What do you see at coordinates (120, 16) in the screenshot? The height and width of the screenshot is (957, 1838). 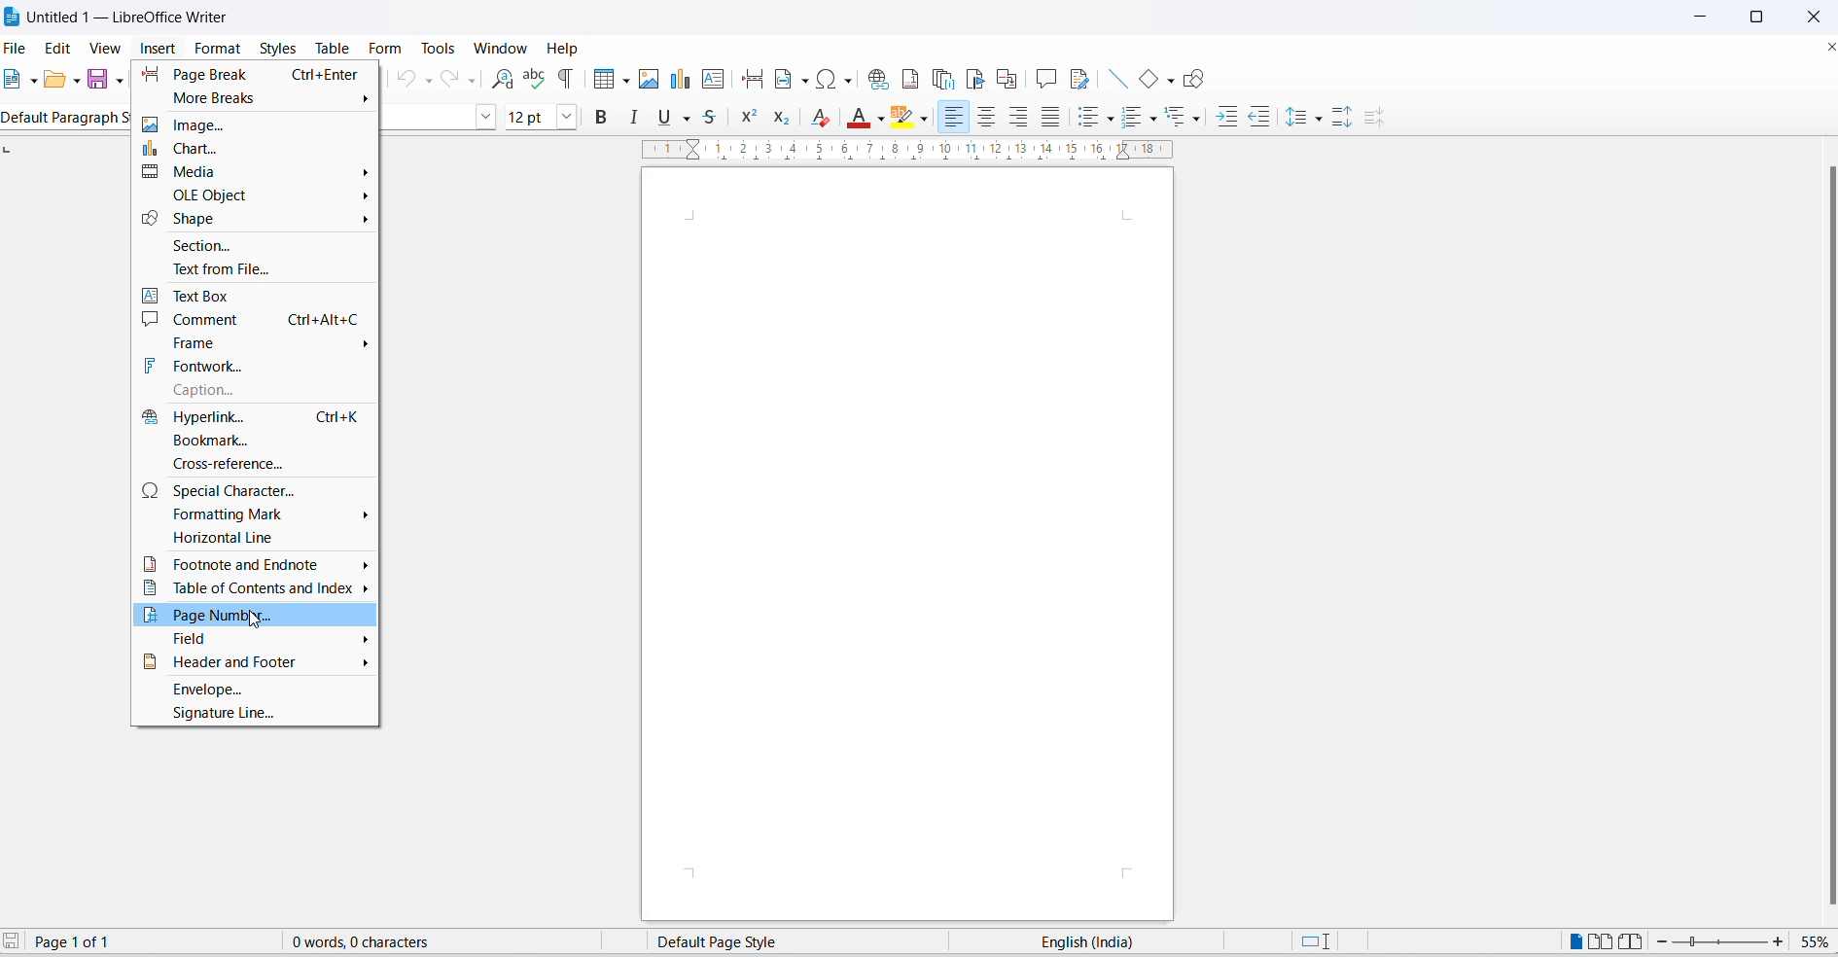 I see `Untitled 1 - Libre Office Writer` at bounding box center [120, 16].